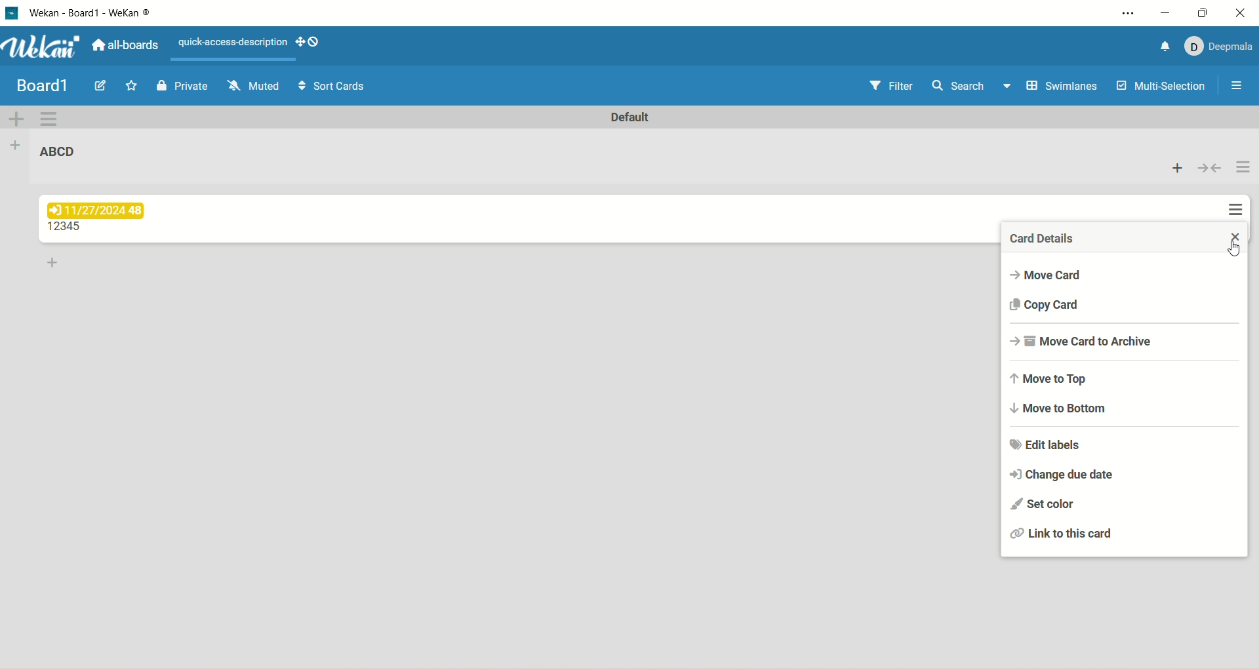  What do you see at coordinates (1220, 49) in the screenshot?
I see `account` at bounding box center [1220, 49].